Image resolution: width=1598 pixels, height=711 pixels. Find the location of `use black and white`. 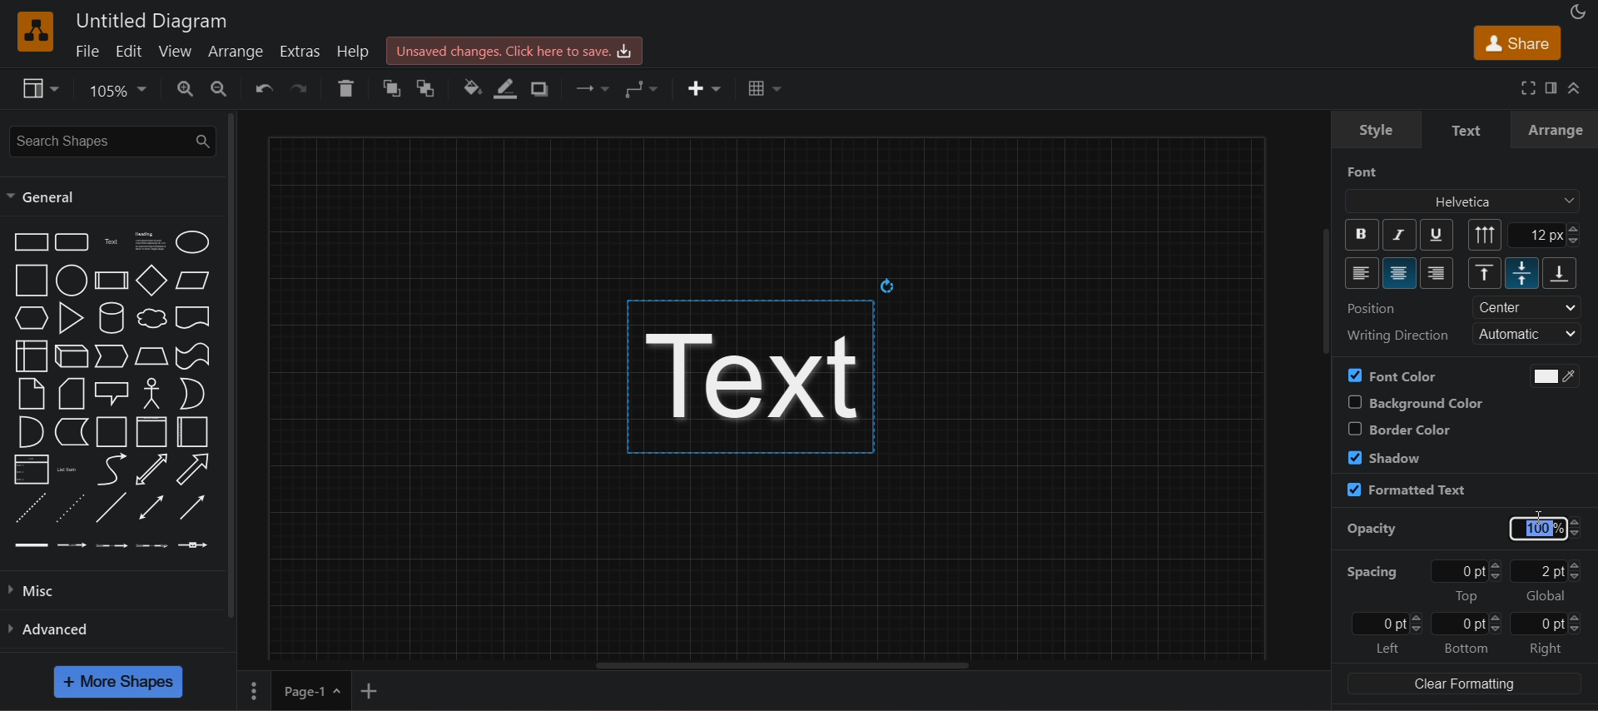

use black and white is located at coordinates (1548, 375).